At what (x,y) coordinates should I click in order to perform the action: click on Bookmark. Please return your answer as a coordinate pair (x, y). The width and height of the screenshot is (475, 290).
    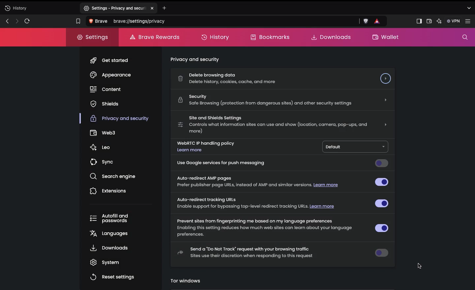
    Looking at the image, I should click on (77, 20).